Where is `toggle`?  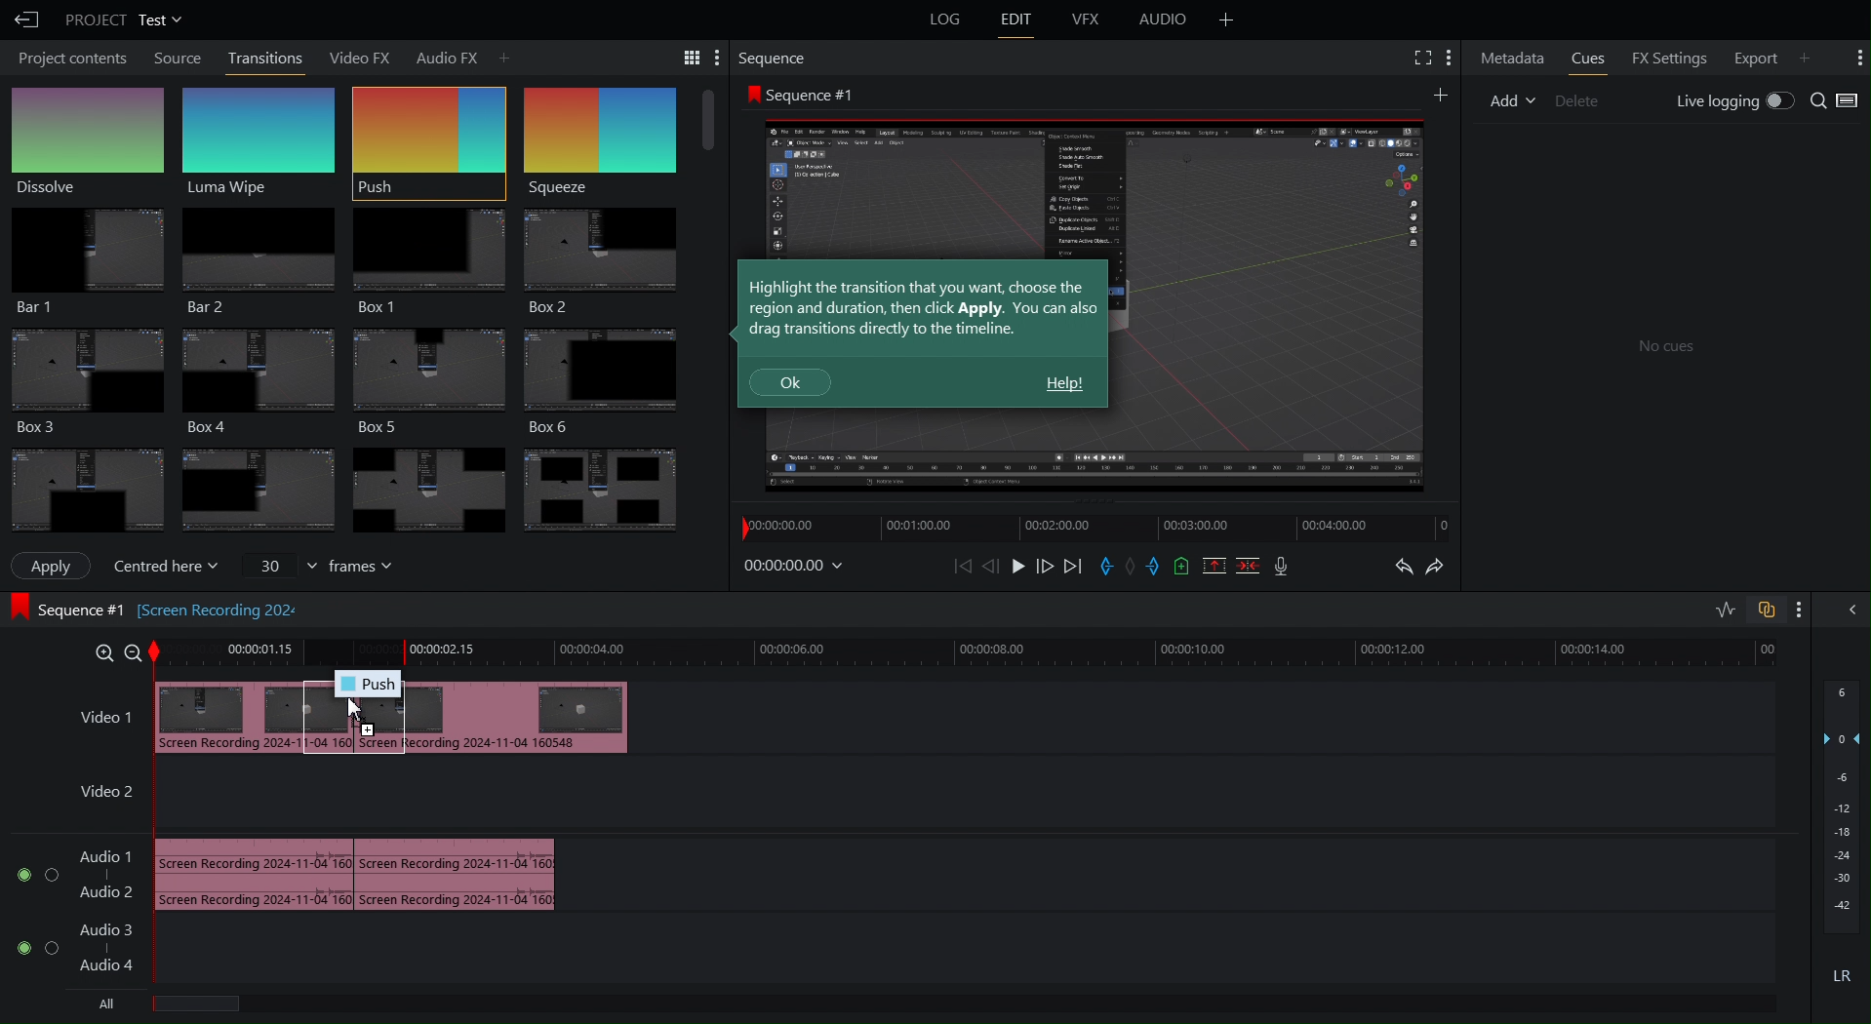 toggle is located at coordinates (49, 948).